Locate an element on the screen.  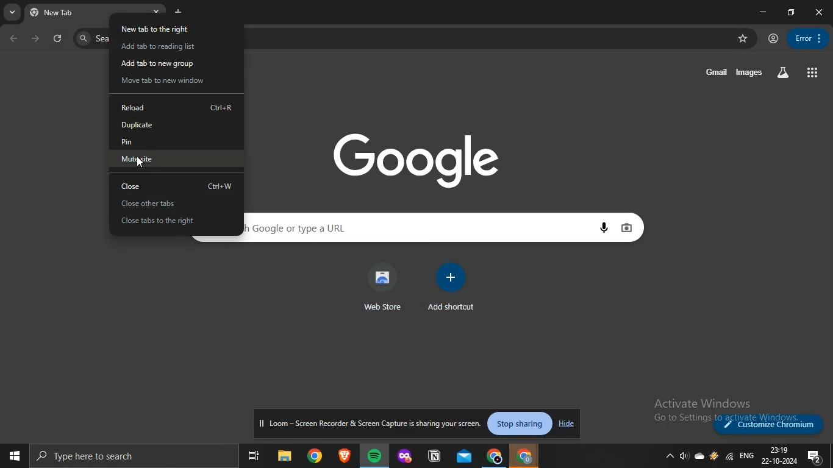
close is located at coordinates (176, 186).